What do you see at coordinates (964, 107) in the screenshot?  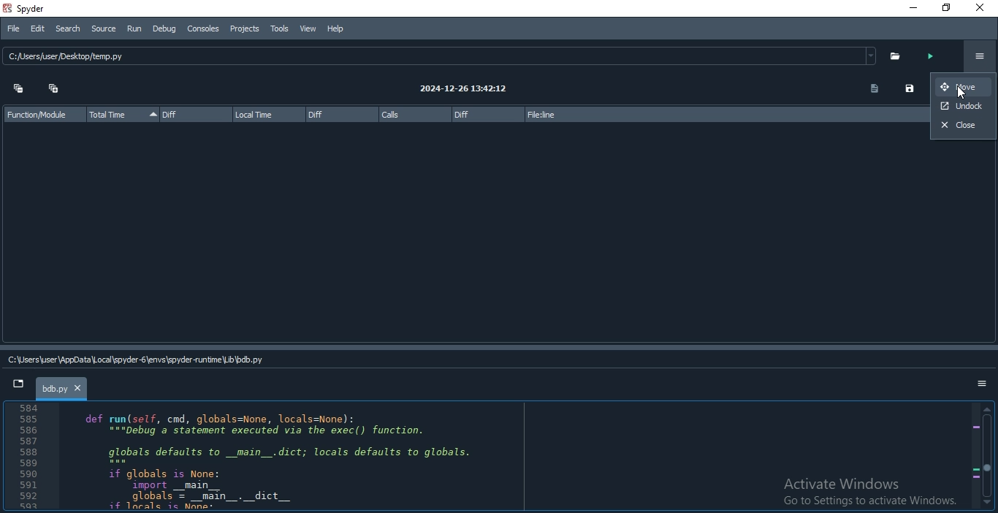 I see `undock` at bounding box center [964, 107].